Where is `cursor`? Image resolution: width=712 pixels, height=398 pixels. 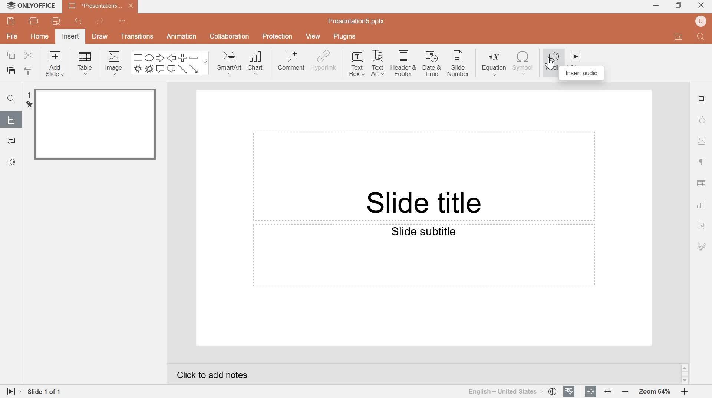
cursor is located at coordinates (550, 64).